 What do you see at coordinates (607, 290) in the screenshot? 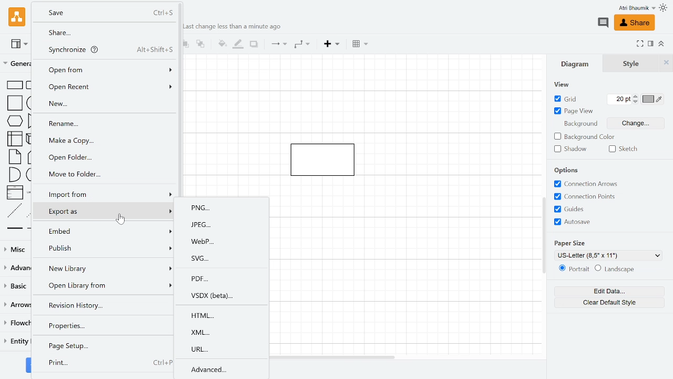
I see `Edit data` at bounding box center [607, 290].